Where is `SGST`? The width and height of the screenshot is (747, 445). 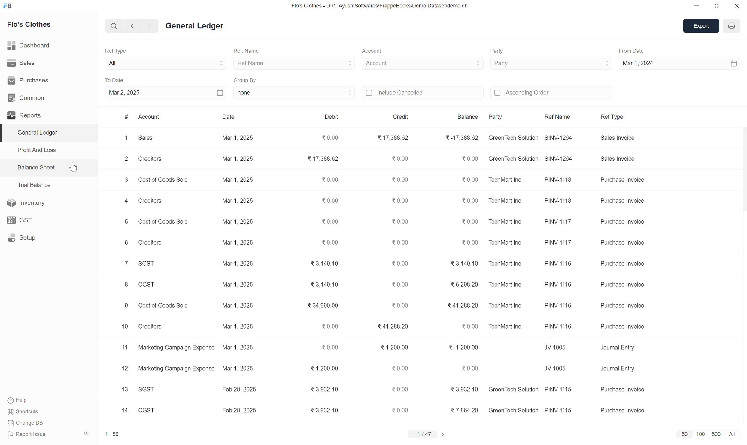
SGST is located at coordinates (150, 264).